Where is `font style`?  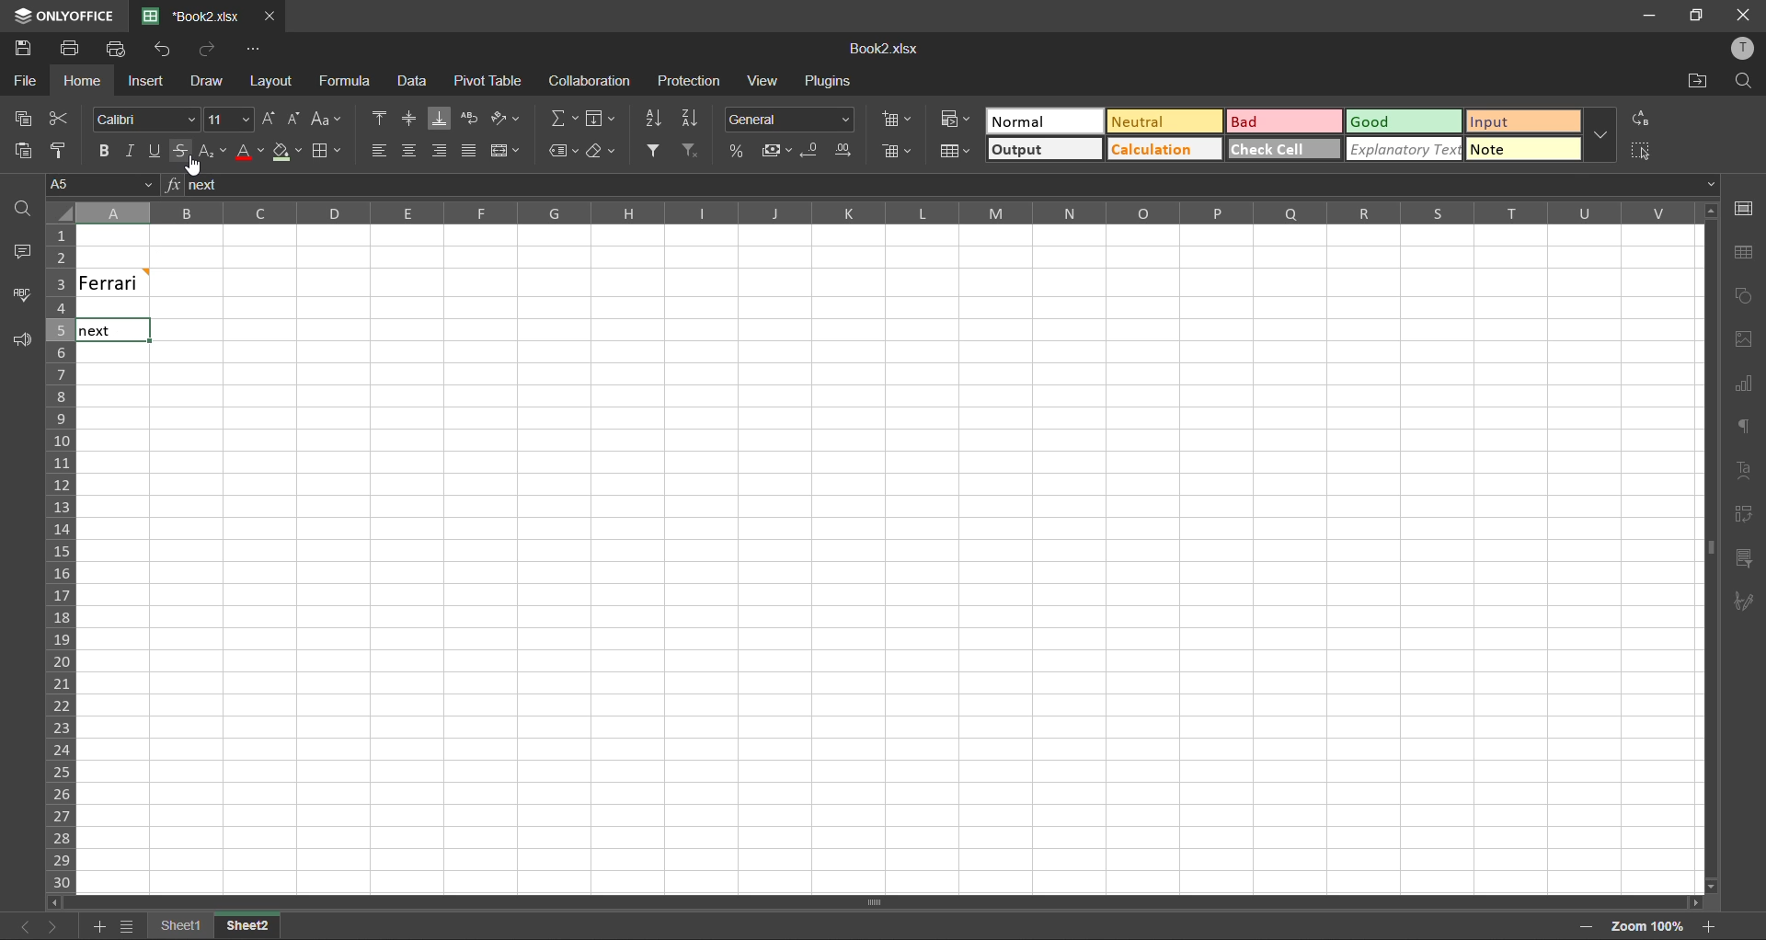 font style is located at coordinates (145, 120).